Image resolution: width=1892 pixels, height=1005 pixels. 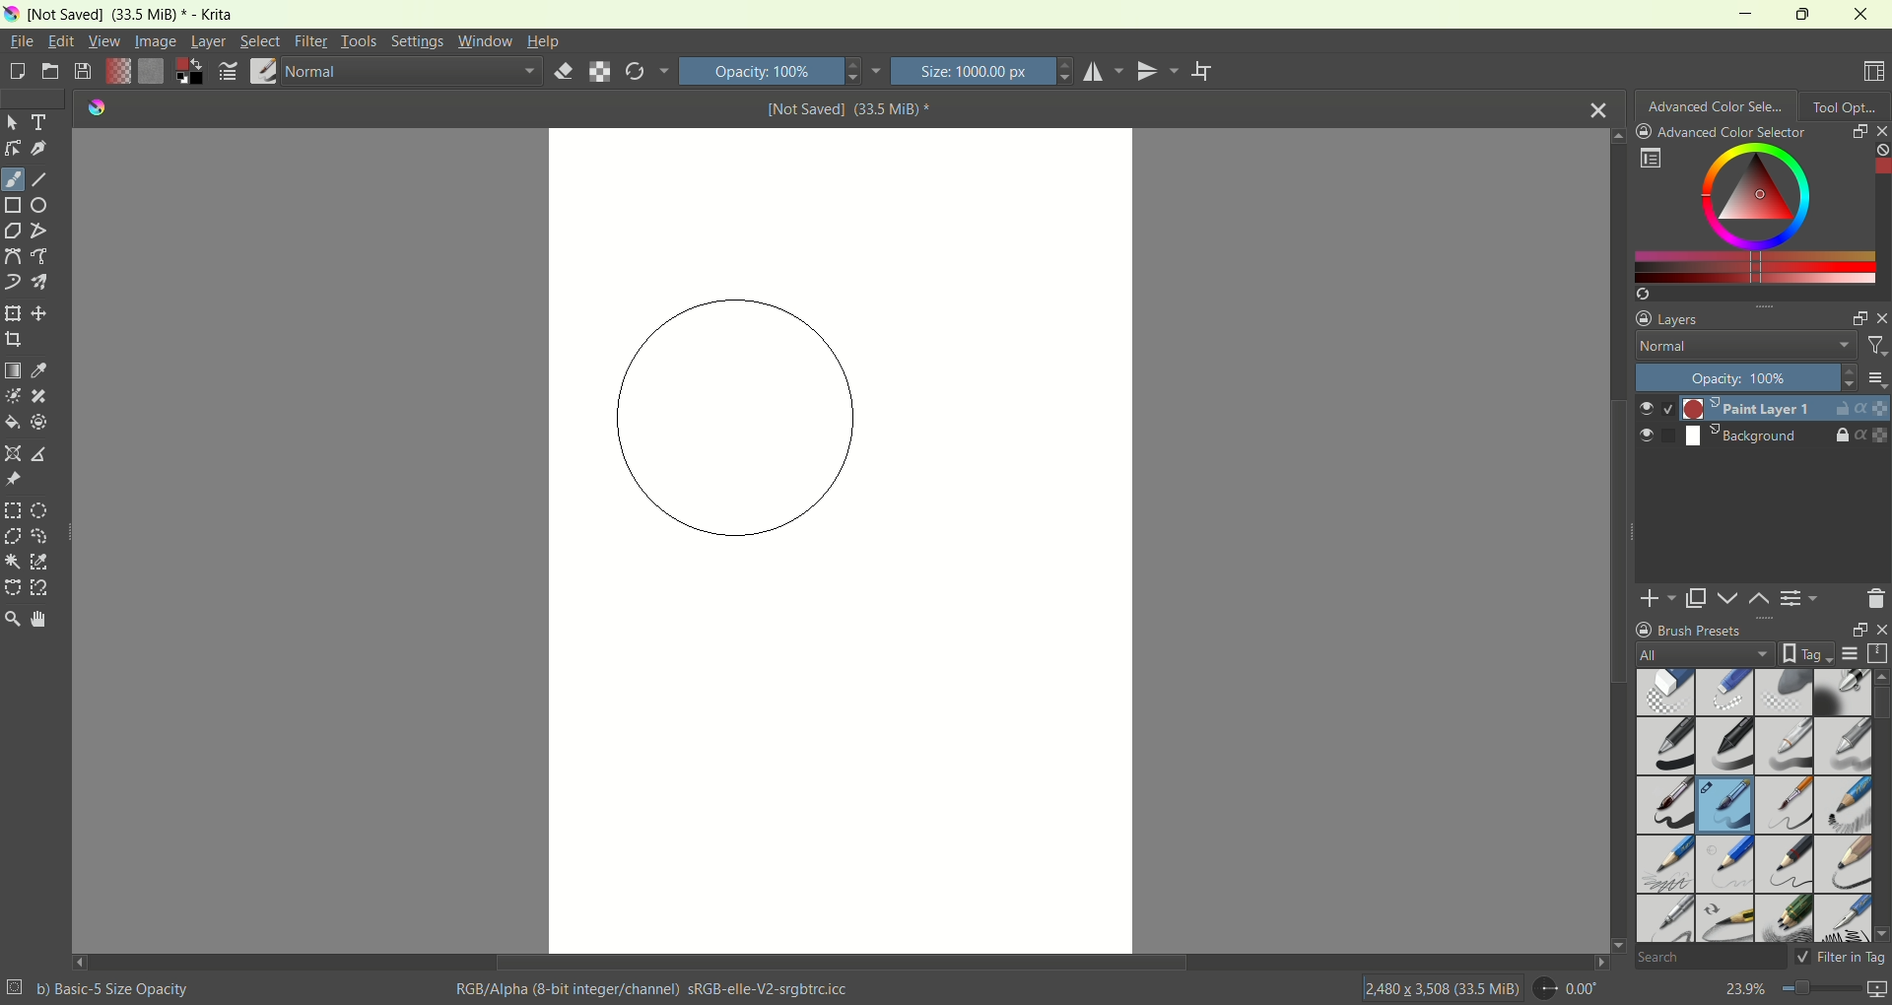 I want to click on properties, so click(x=1872, y=408).